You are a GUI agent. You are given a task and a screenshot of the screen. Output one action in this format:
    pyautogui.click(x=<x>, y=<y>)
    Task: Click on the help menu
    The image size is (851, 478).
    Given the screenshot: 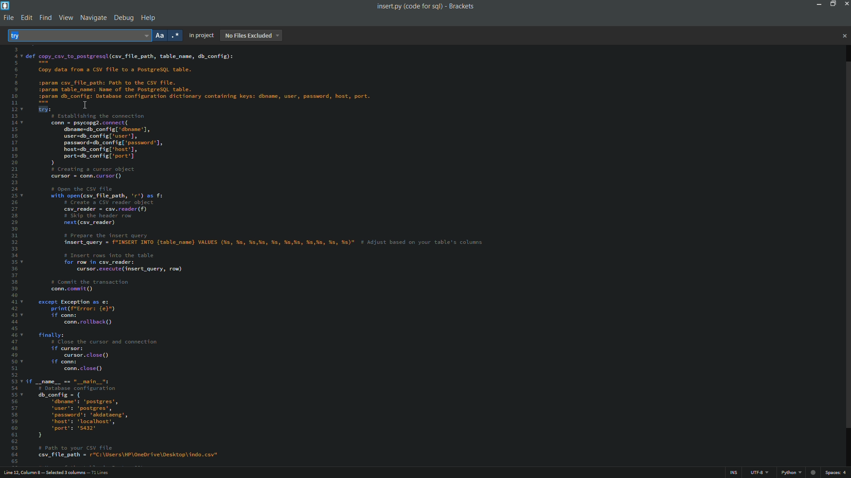 What is the action you would take?
    pyautogui.click(x=149, y=18)
    